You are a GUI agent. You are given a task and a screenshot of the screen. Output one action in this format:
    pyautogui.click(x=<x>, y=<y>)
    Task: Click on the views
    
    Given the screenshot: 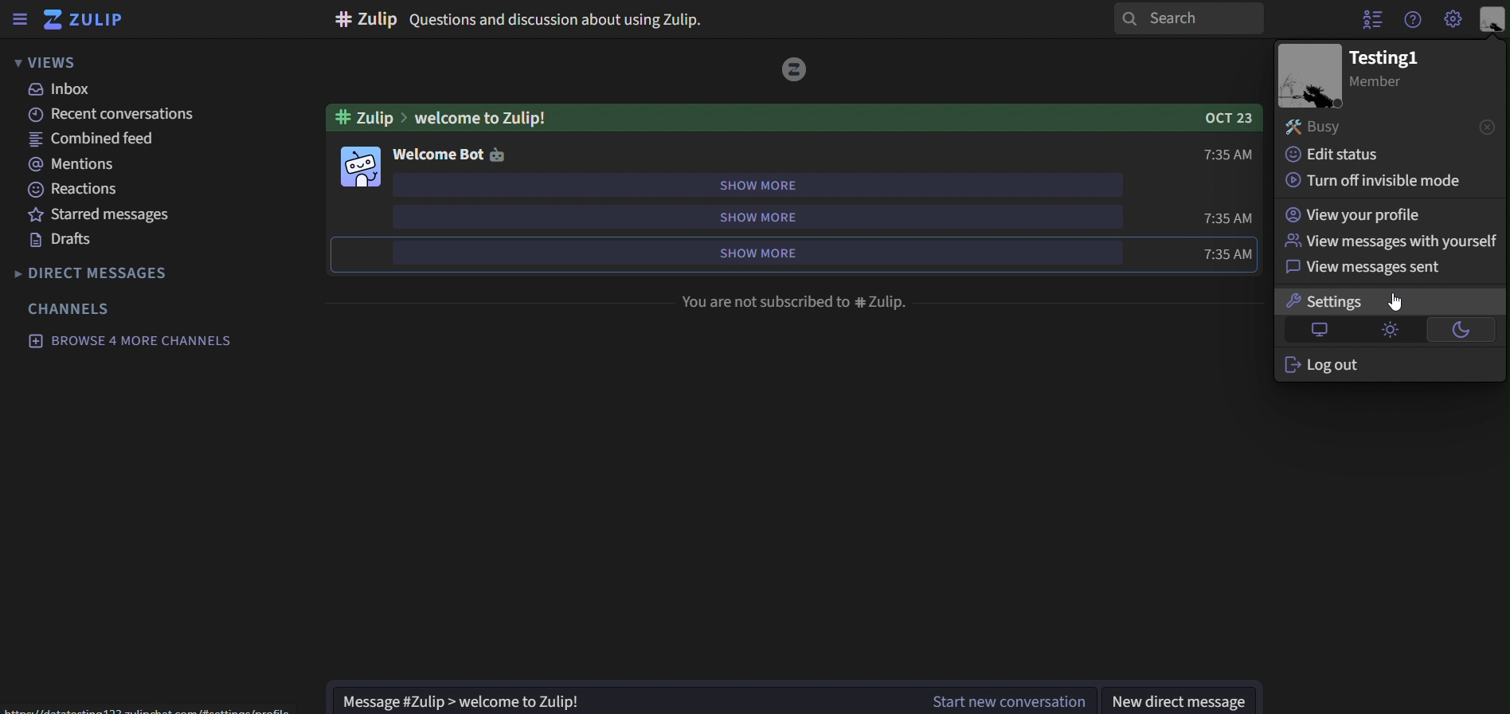 What is the action you would take?
    pyautogui.click(x=50, y=63)
    